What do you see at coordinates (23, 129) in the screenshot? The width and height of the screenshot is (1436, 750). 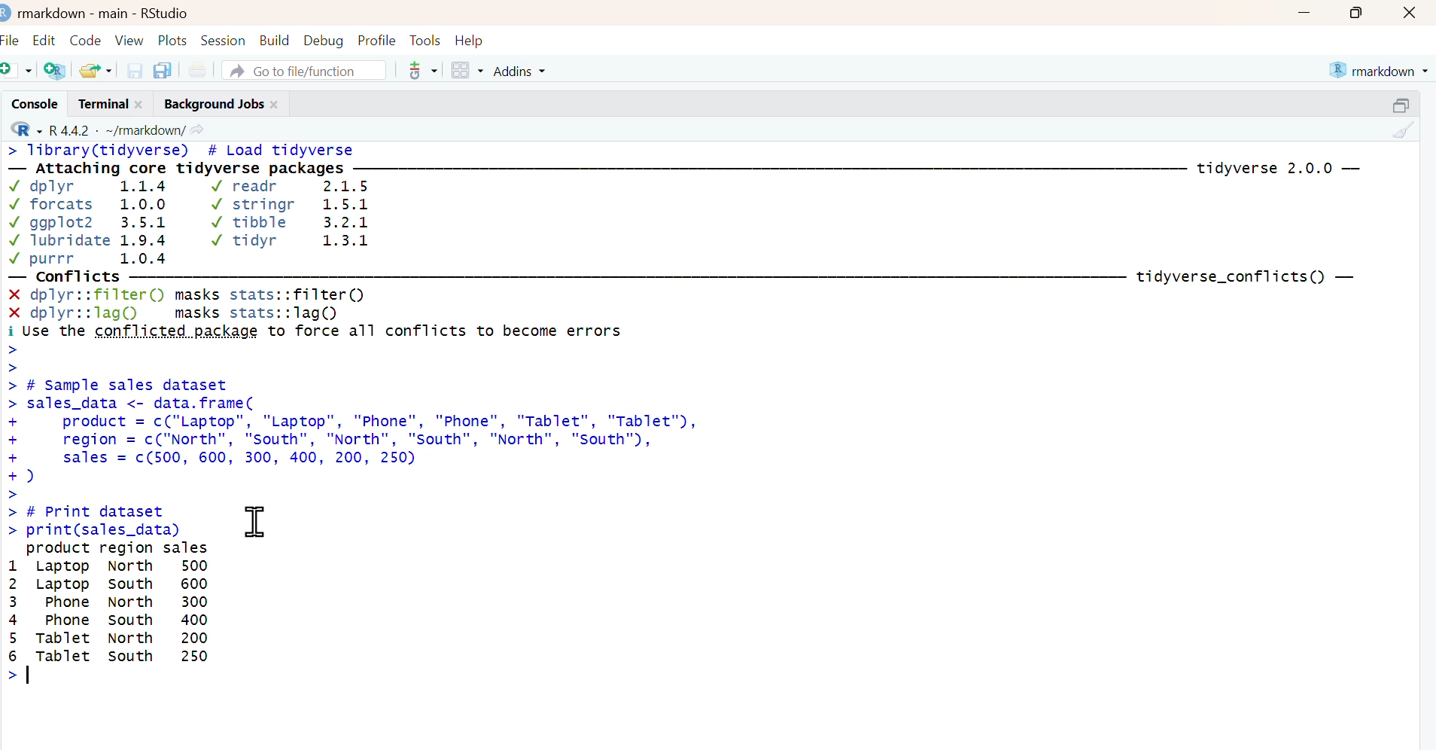 I see `R` at bounding box center [23, 129].